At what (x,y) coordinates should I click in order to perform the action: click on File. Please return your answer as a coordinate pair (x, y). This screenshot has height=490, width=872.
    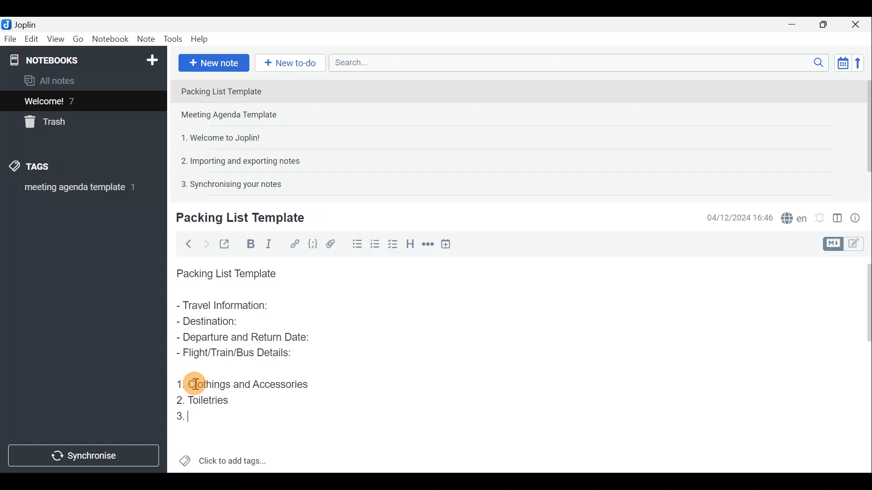
    Looking at the image, I should click on (9, 38).